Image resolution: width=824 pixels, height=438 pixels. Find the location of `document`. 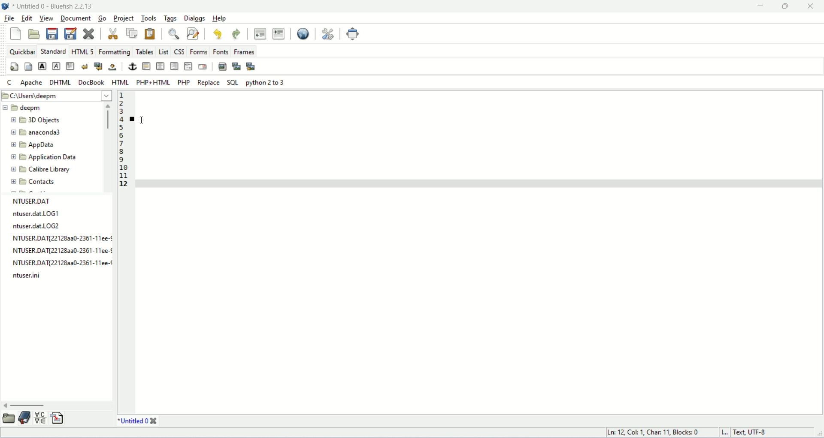

document is located at coordinates (76, 18).